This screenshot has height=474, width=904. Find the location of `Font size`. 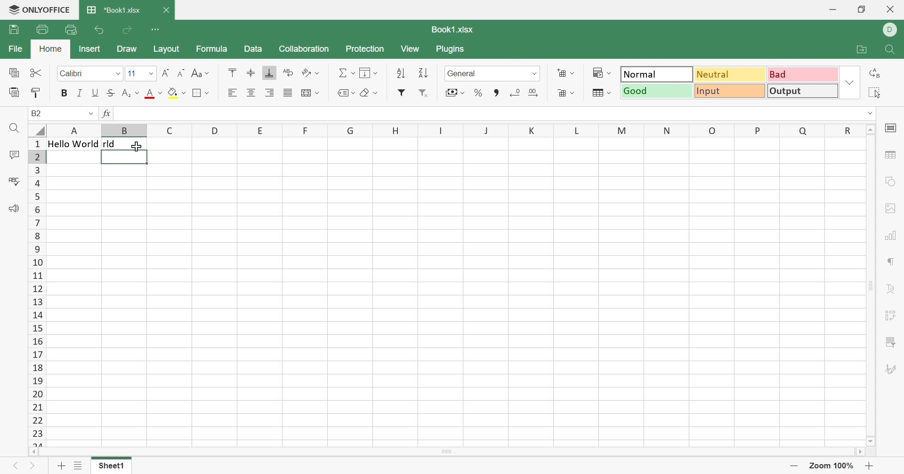

Font size is located at coordinates (141, 73).